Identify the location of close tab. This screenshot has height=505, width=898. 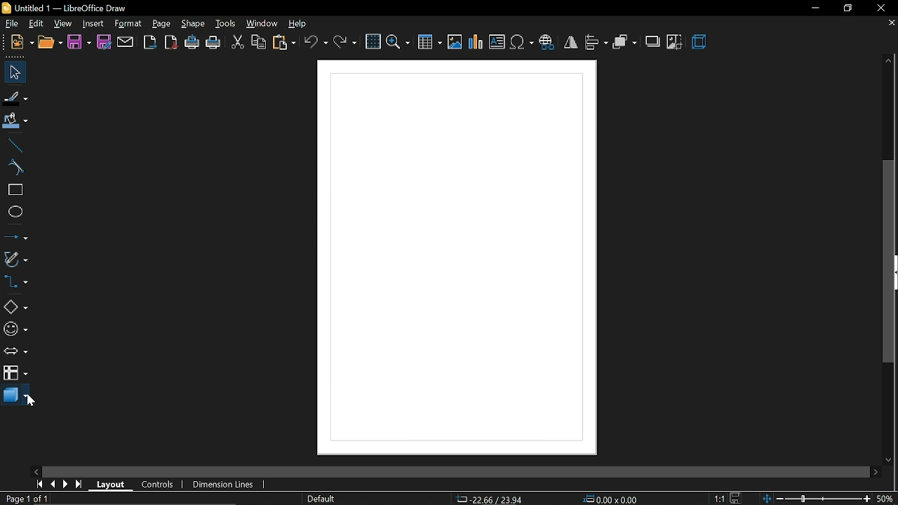
(890, 23).